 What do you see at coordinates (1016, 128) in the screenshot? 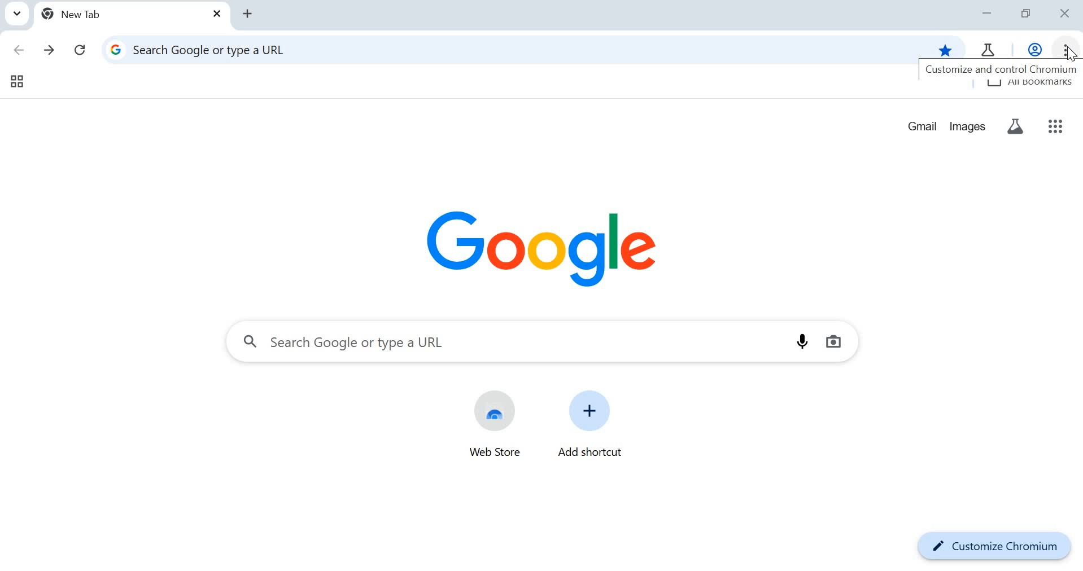
I see `search labs` at bounding box center [1016, 128].